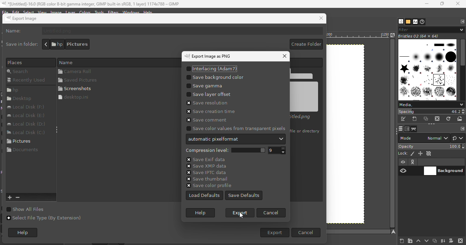 The width and height of the screenshot is (466, 245). I want to click on Recently used, so click(28, 81).